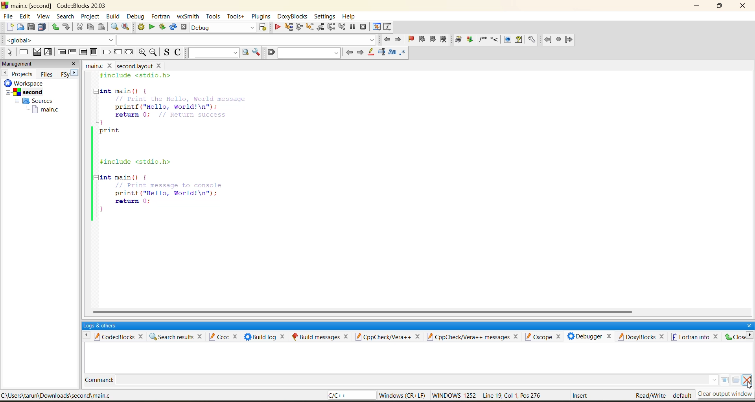 Image resolution: width=755 pixels, height=402 pixels. I want to click on select, so click(9, 53).